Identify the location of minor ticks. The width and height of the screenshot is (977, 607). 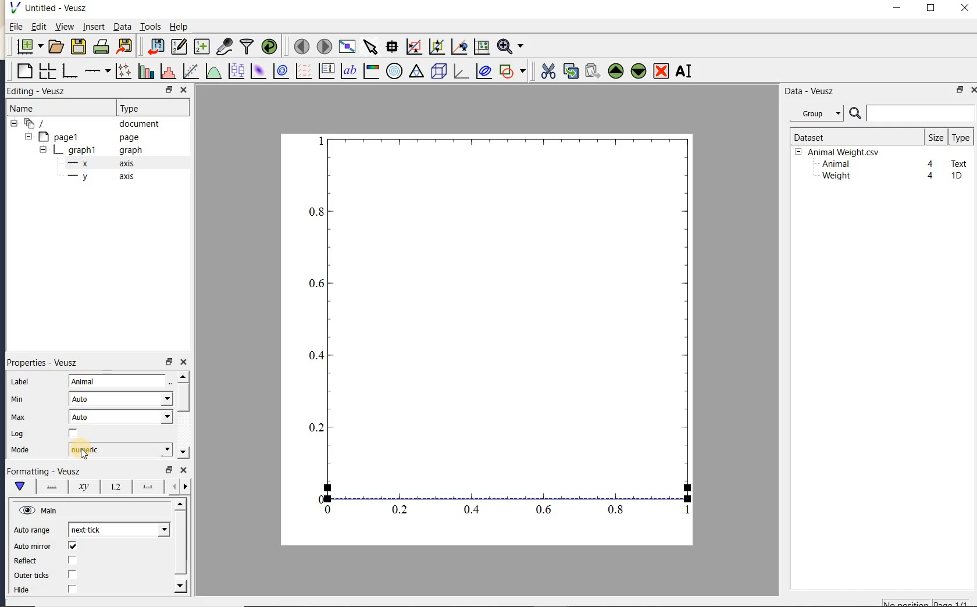
(178, 487).